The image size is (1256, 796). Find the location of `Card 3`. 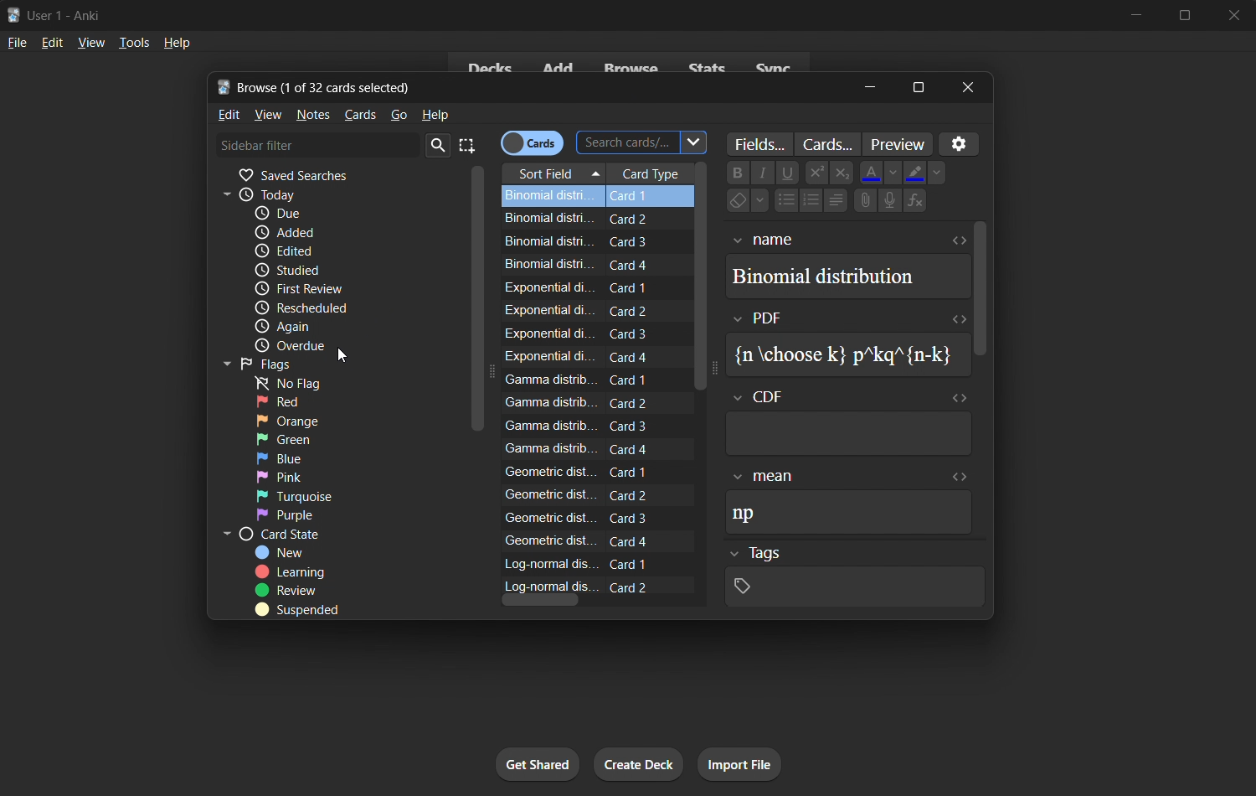

Card 3 is located at coordinates (644, 243).